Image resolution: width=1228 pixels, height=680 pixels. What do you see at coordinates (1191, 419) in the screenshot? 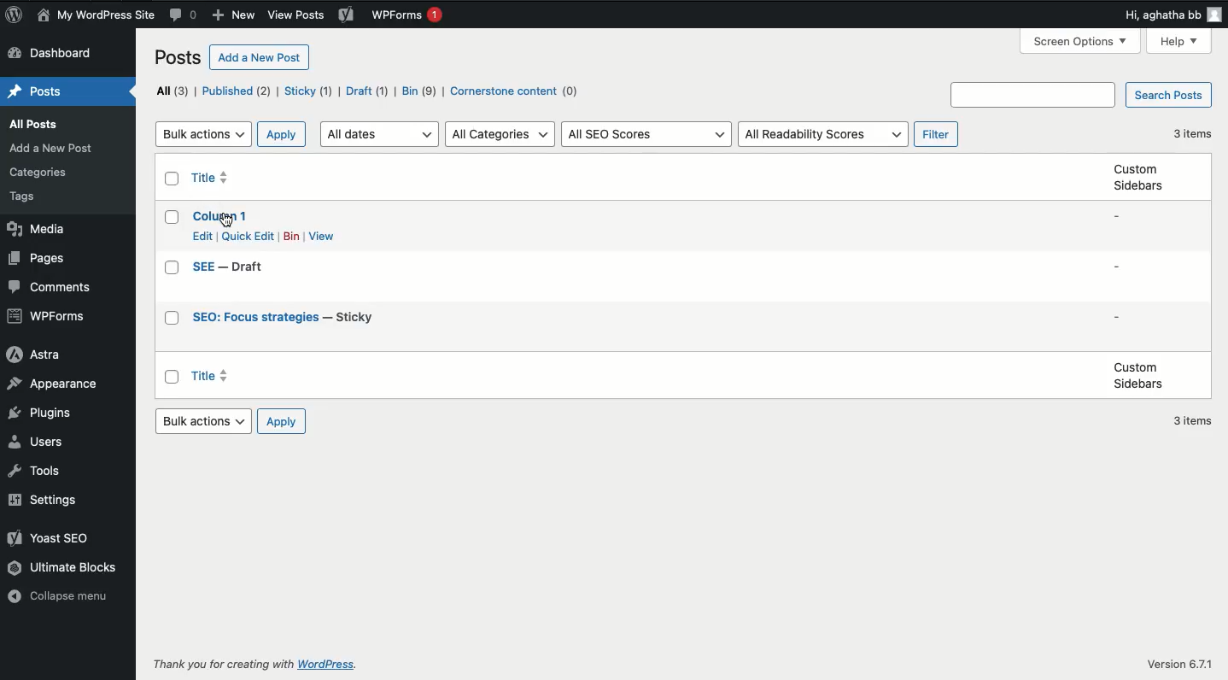
I see `3 items` at bounding box center [1191, 419].